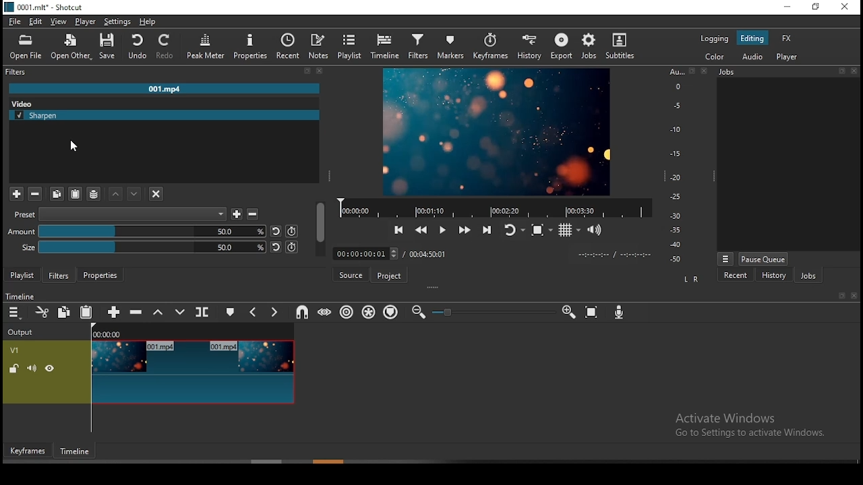 The height and width of the screenshot is (485, 863). Describe the element at coordinates (423, 228) in the screenshot. I see `play quickly backward` at that location.